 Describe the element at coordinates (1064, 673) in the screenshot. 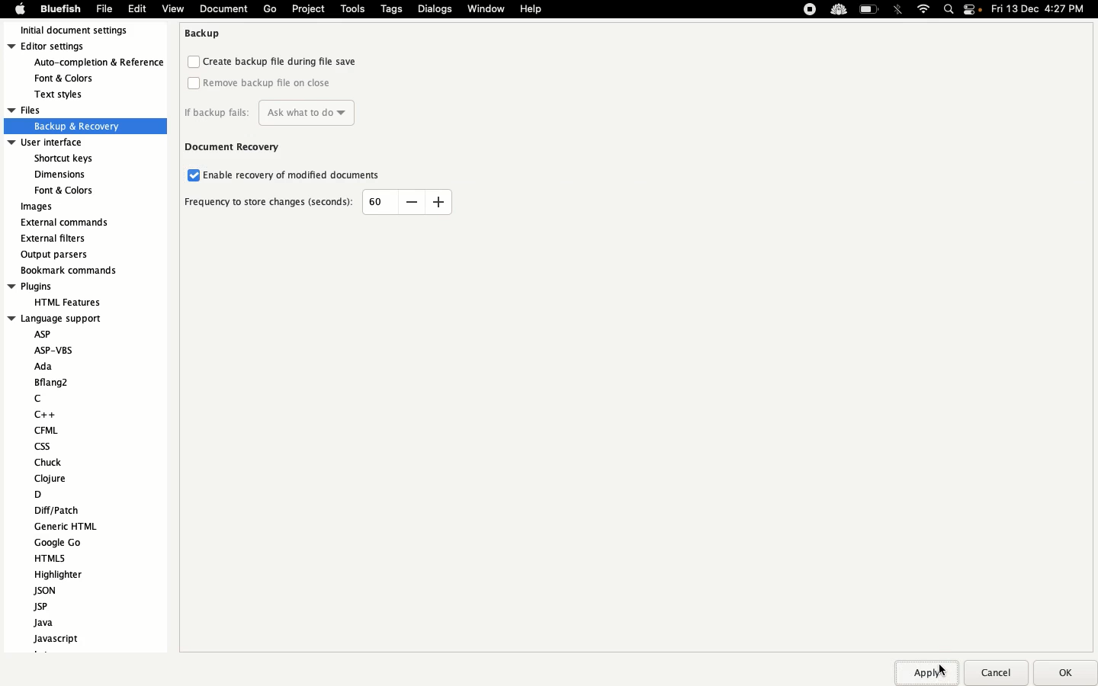

I see `Ok` at that location.